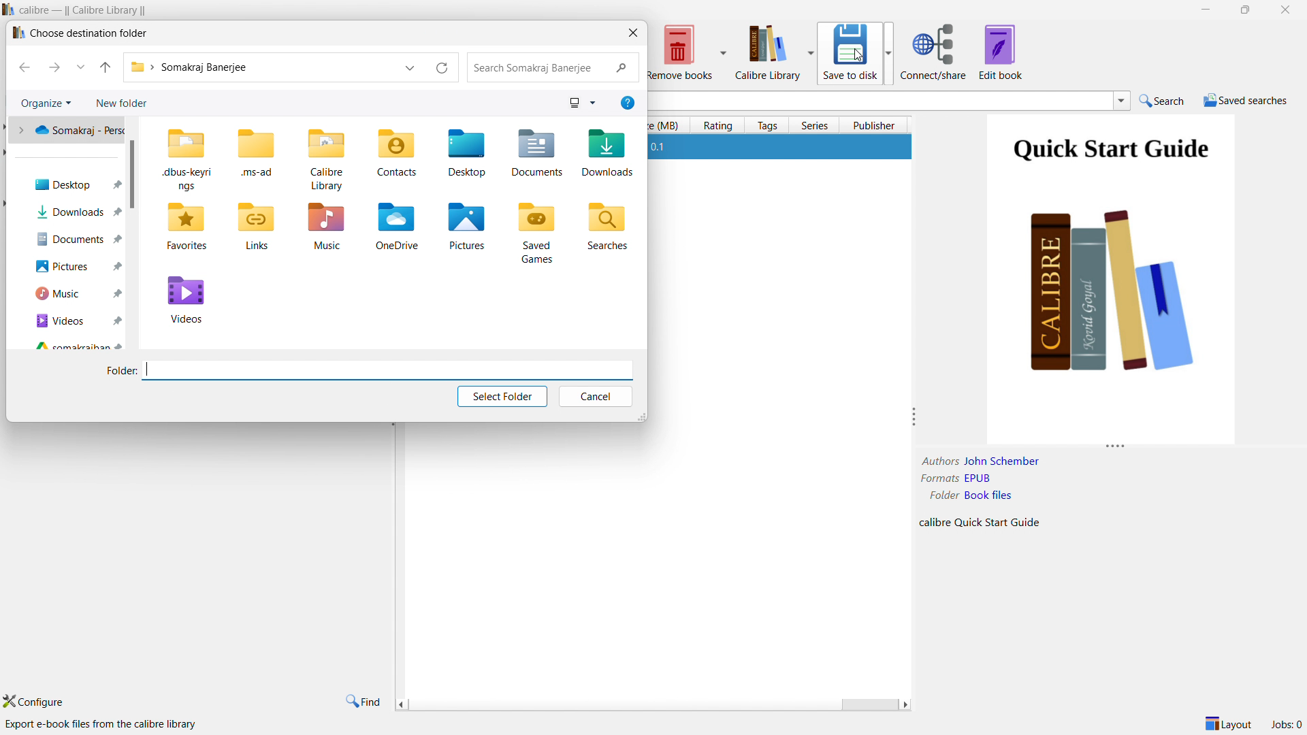  Describe the element at coordinates (933, 52) in the screenshot. I see `connect/share` at that location.